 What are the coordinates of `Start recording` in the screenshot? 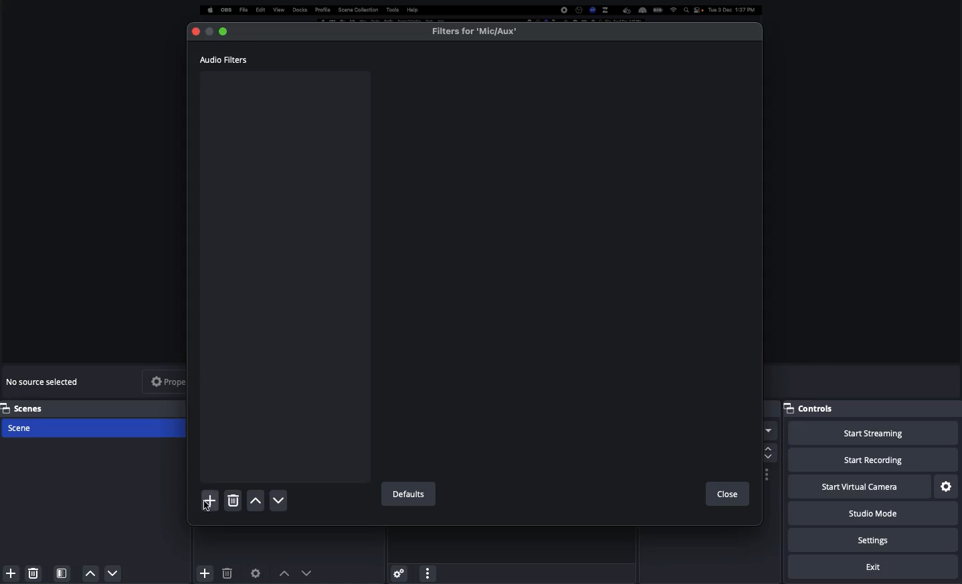 It's located at (873, 461).